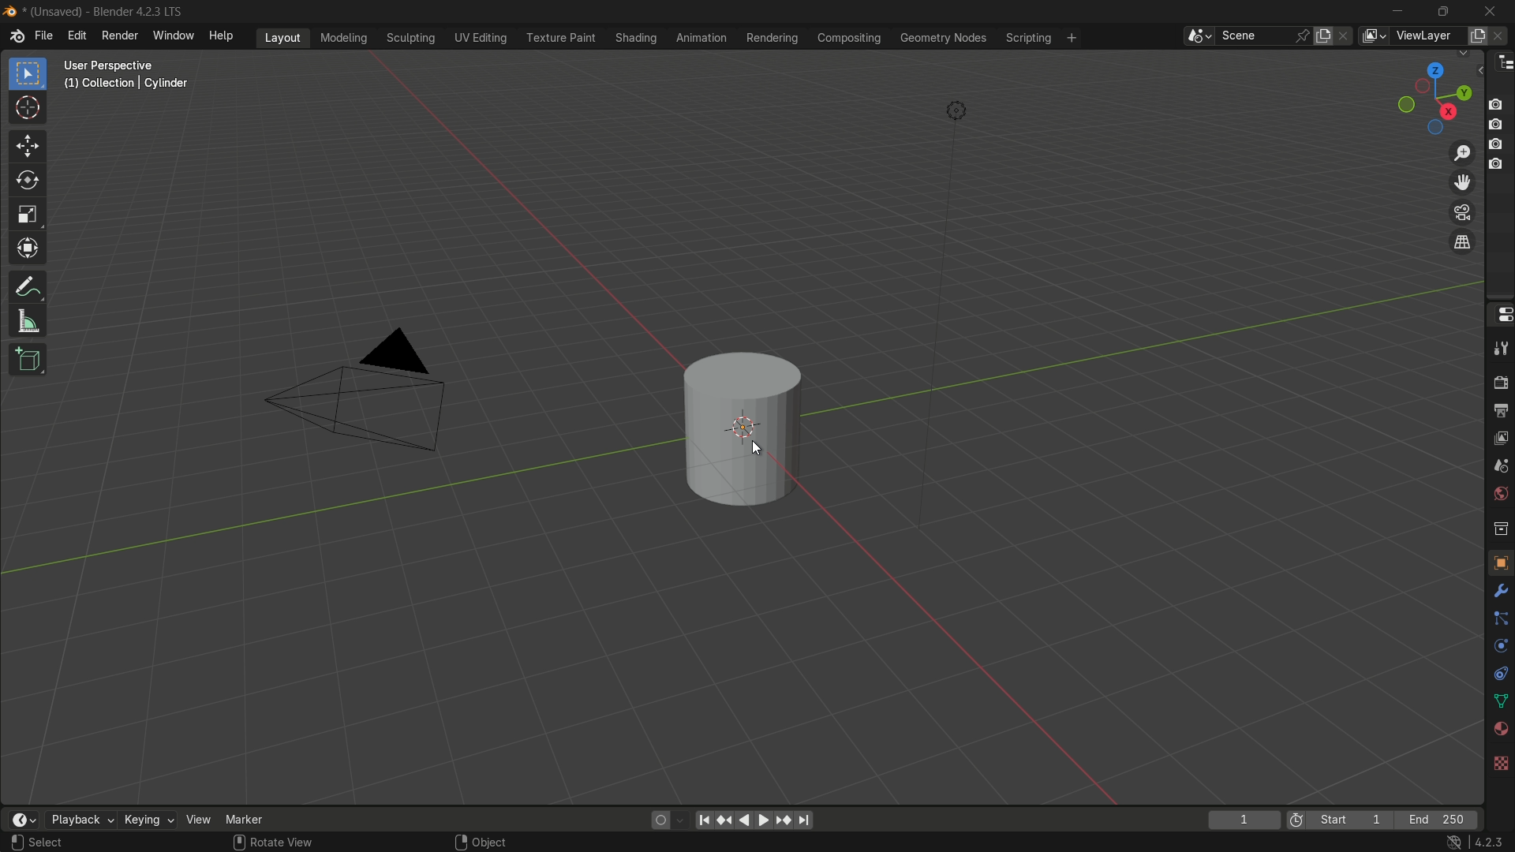 The width and height of the screenshot is (1515, 852). Describe the element at coordinates (944, 39) in the screenshot. I see `geometry nodes` at that location.